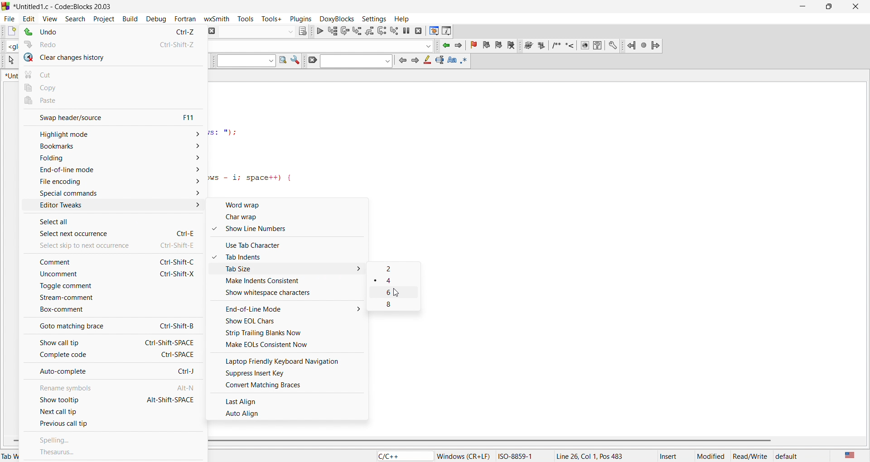 This screenshot has height=462, width=870. Describe the element at coordinates (396, 306) in the screenshot. I see `8 space` at that location.